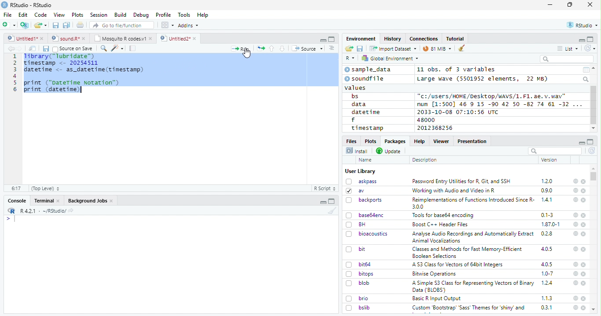 The width and height of the screenshot is (601, 316). What do you see at coordinates (272, 48) in the screenshot?
I see `Go to previous section` at bounding box center [272, 48].